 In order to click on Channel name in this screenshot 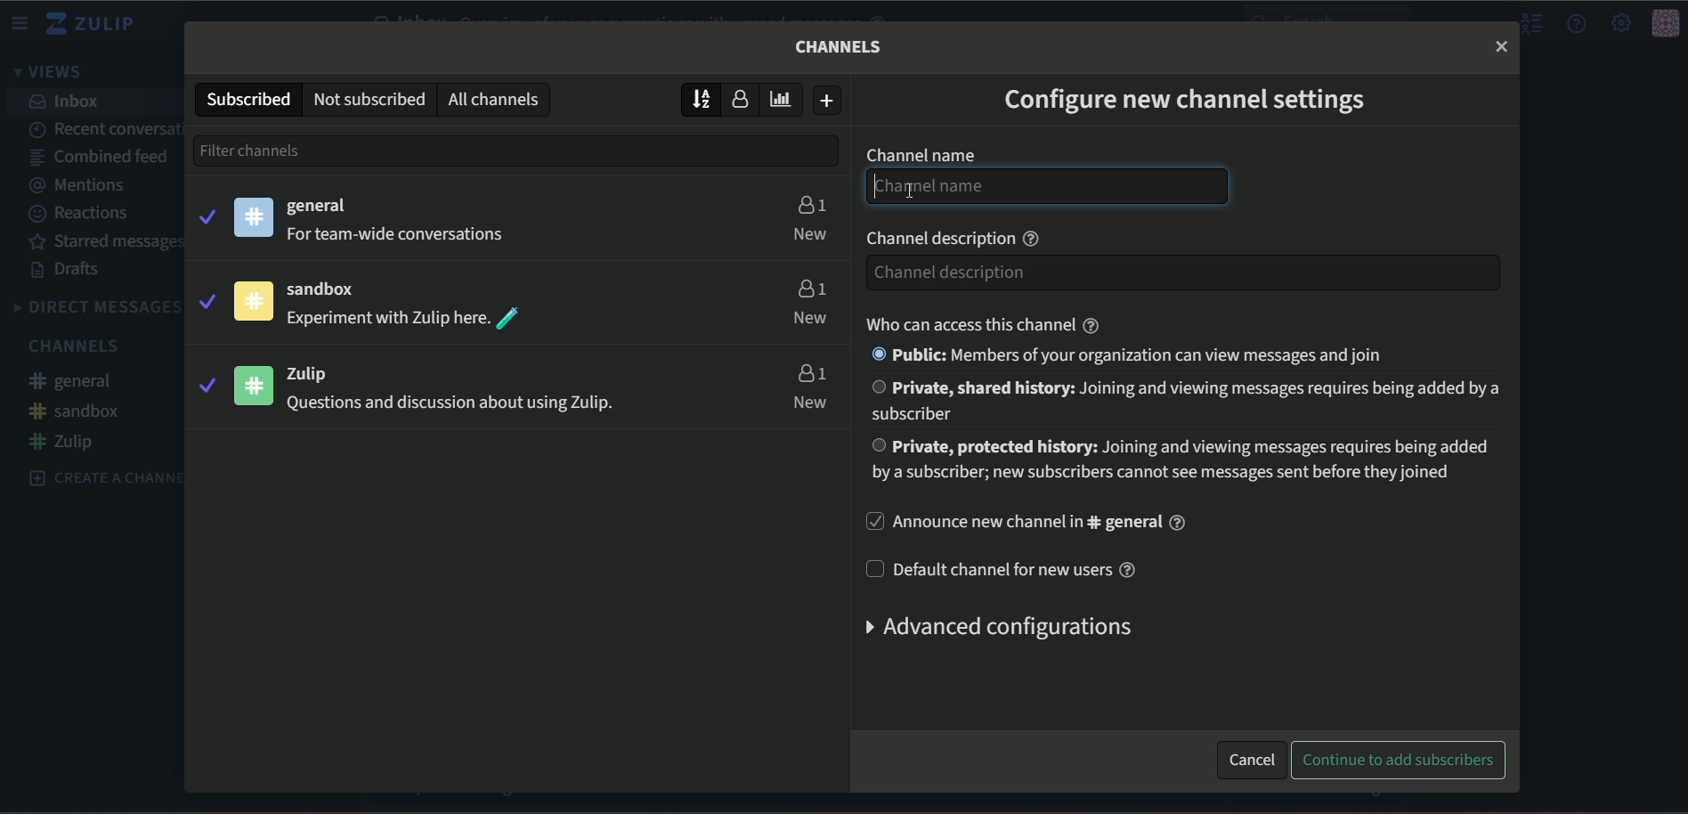, I will do `click(1044, 186)`.